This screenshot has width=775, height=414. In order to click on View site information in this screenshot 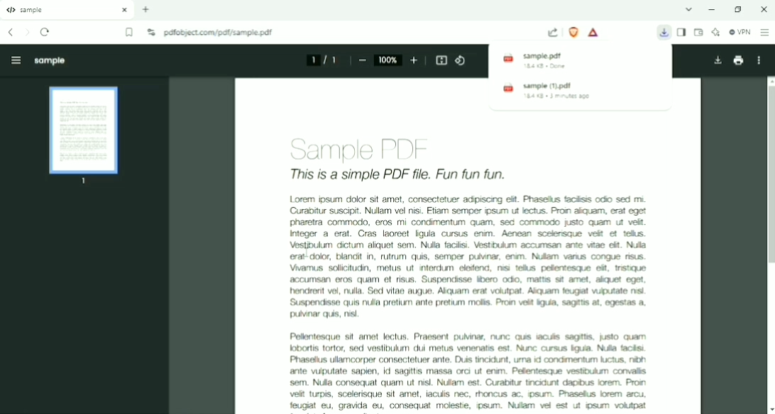, I will do `click(150, 33)`.